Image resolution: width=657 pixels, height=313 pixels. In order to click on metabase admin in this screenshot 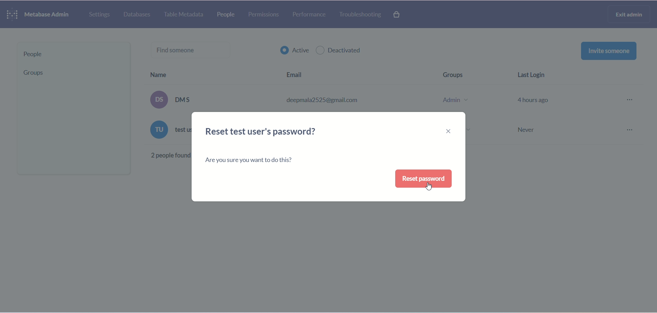, I will do `click(50, 16)`.